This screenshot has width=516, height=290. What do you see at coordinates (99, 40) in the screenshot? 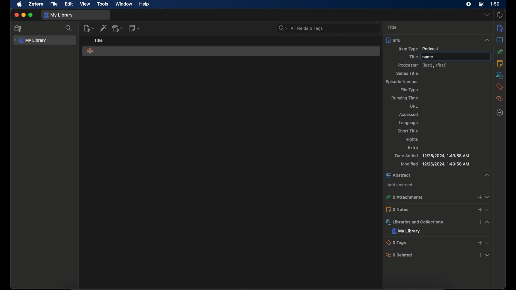
I see `title ` at bounding box center [99, 40].